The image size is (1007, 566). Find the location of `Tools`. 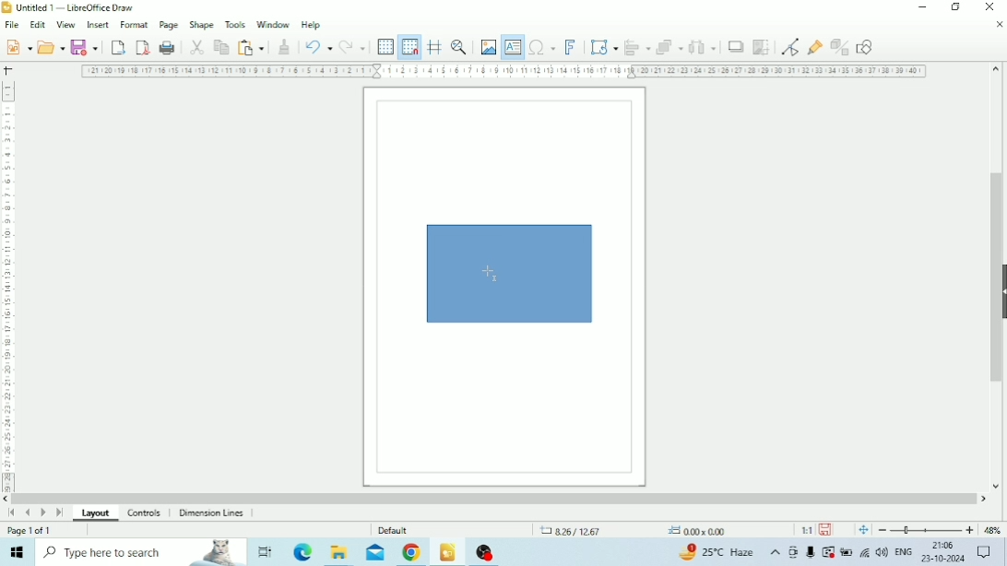

Tools is located at coordinates (235, 24).